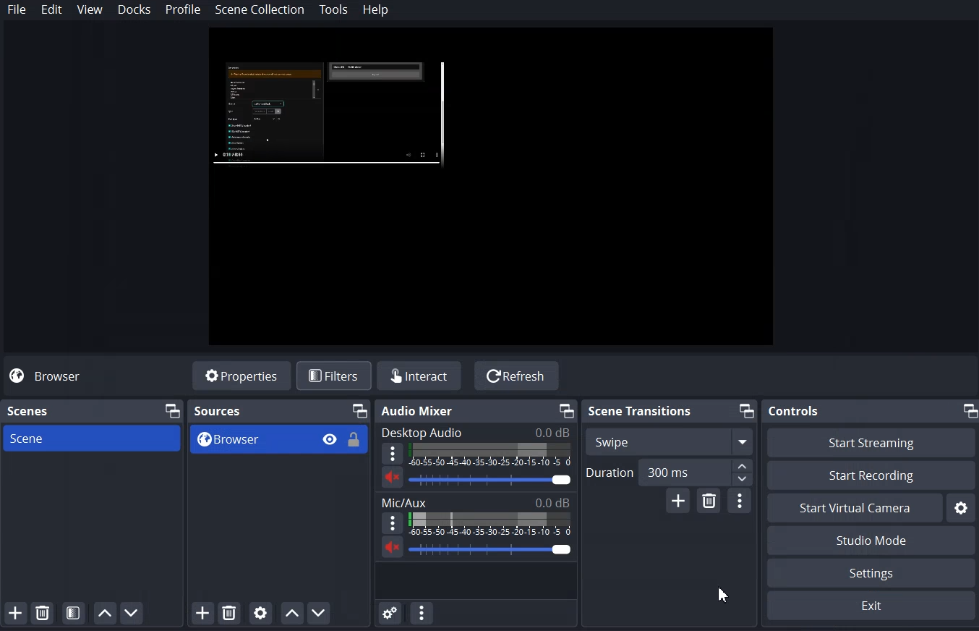 This screenshot has width=979, height=631. I want to click on Docks, so click(134, 9).